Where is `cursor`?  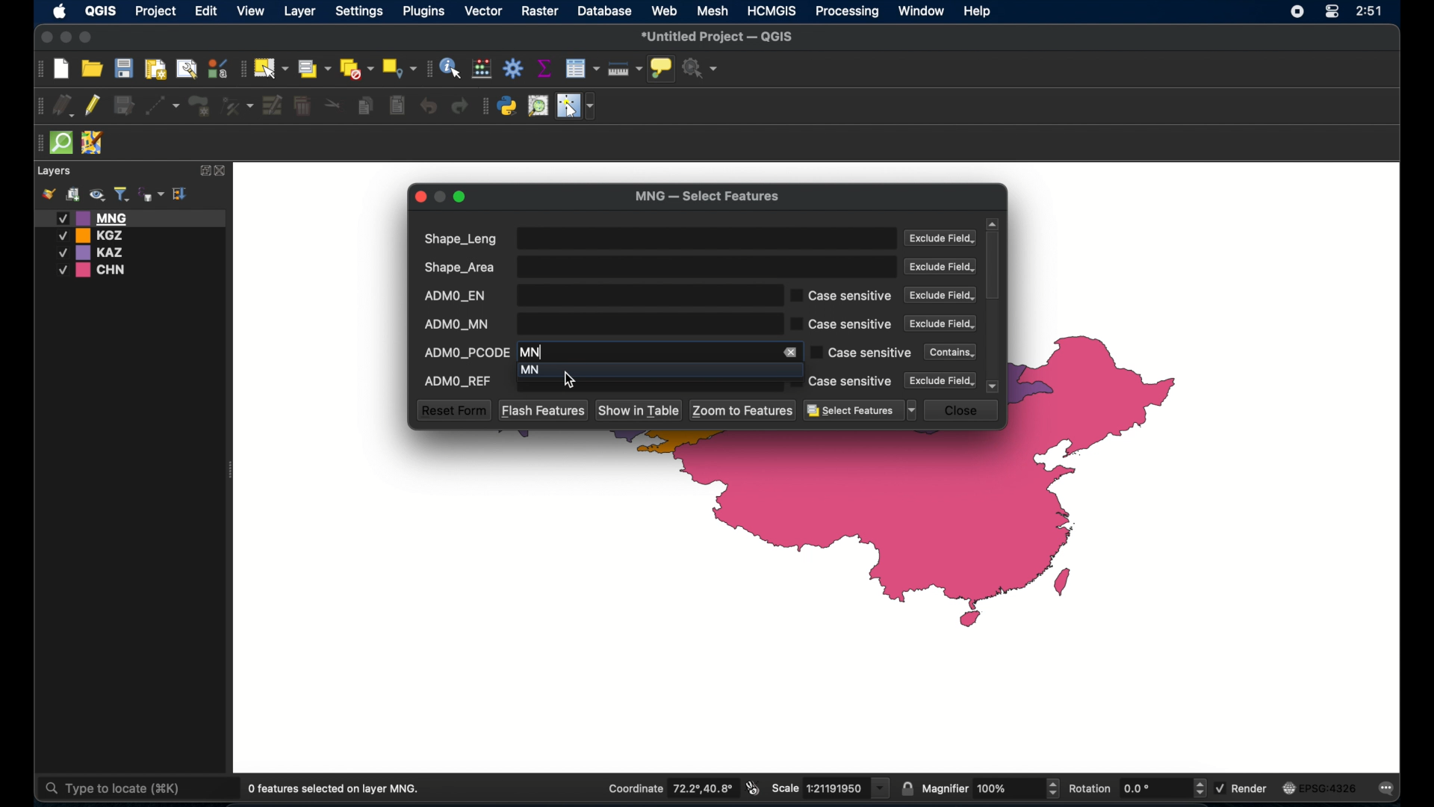 cursor is located at coordinates (568, 380).